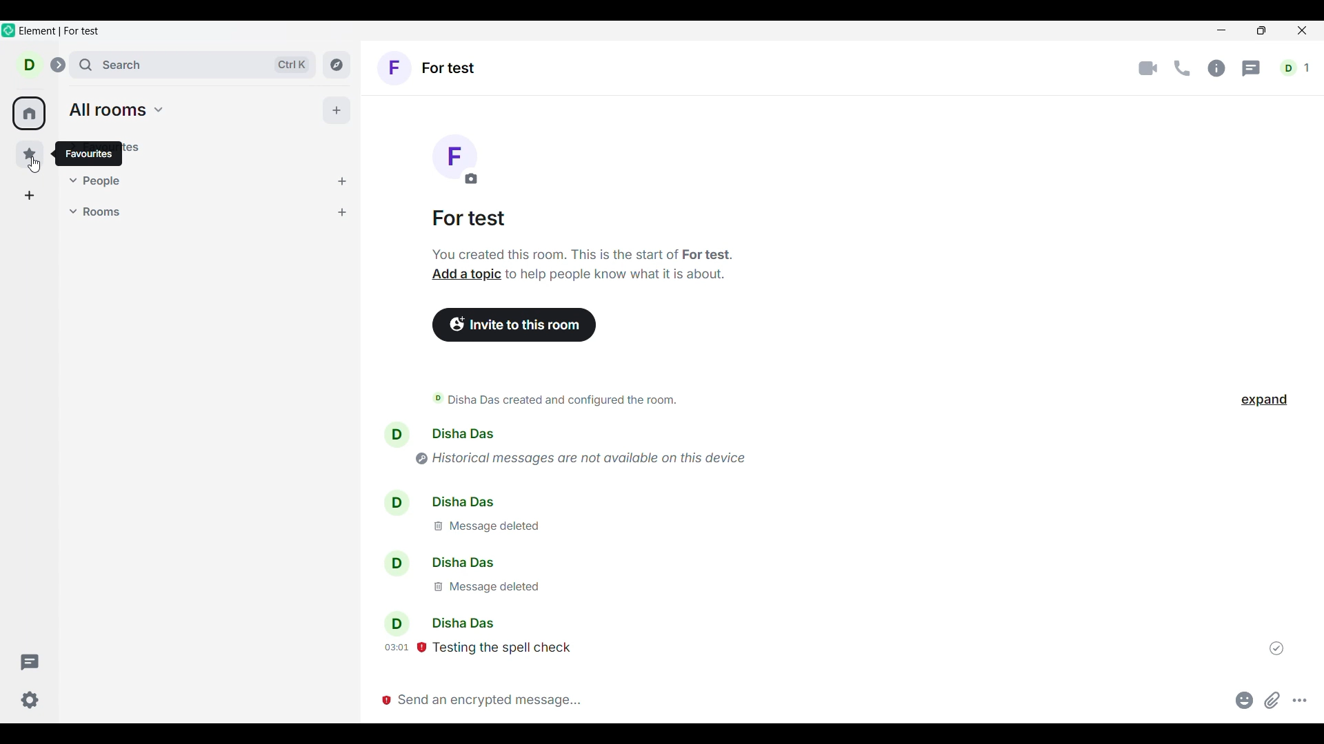 This screenshot has height=744, width=1324. I want to click on cursor movement, so click(39, 169).